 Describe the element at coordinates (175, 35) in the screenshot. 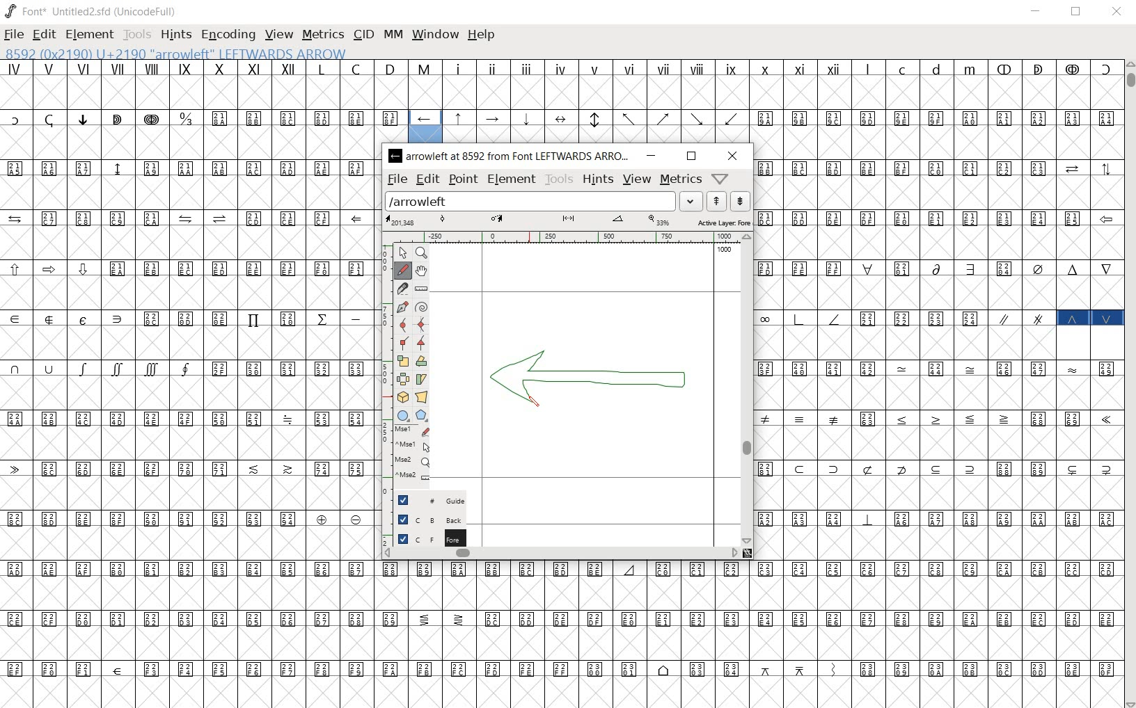

I see `hints` at that location.